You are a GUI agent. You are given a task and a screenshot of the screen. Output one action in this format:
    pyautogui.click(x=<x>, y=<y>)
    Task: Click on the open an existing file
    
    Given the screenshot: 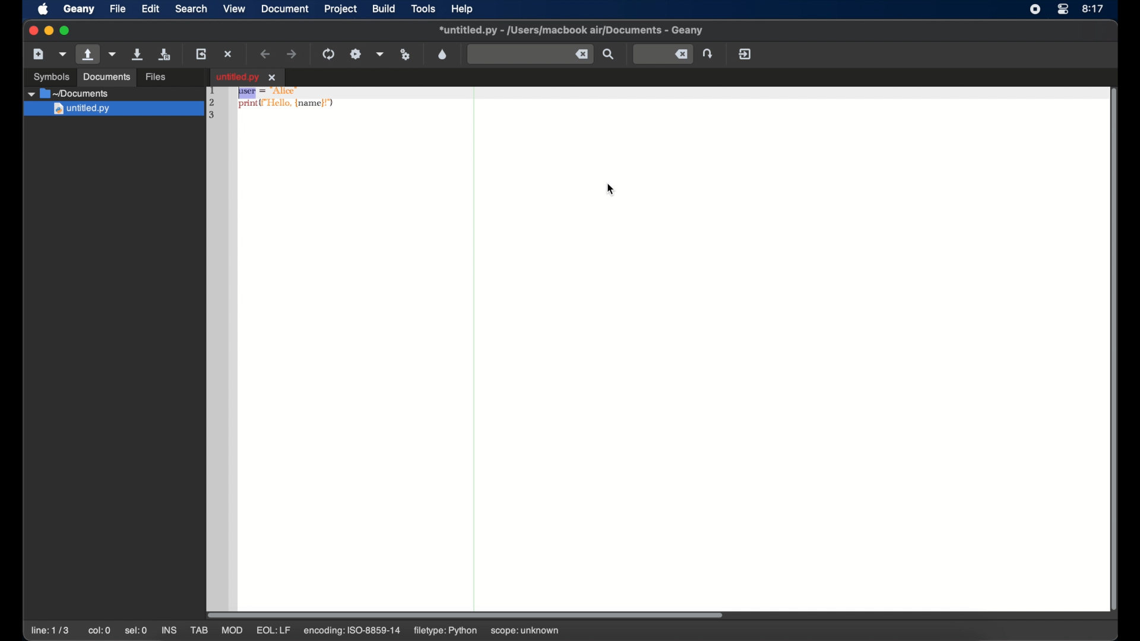 What is the action you would take?
    pyautogui.click(x=88, y=55)
    